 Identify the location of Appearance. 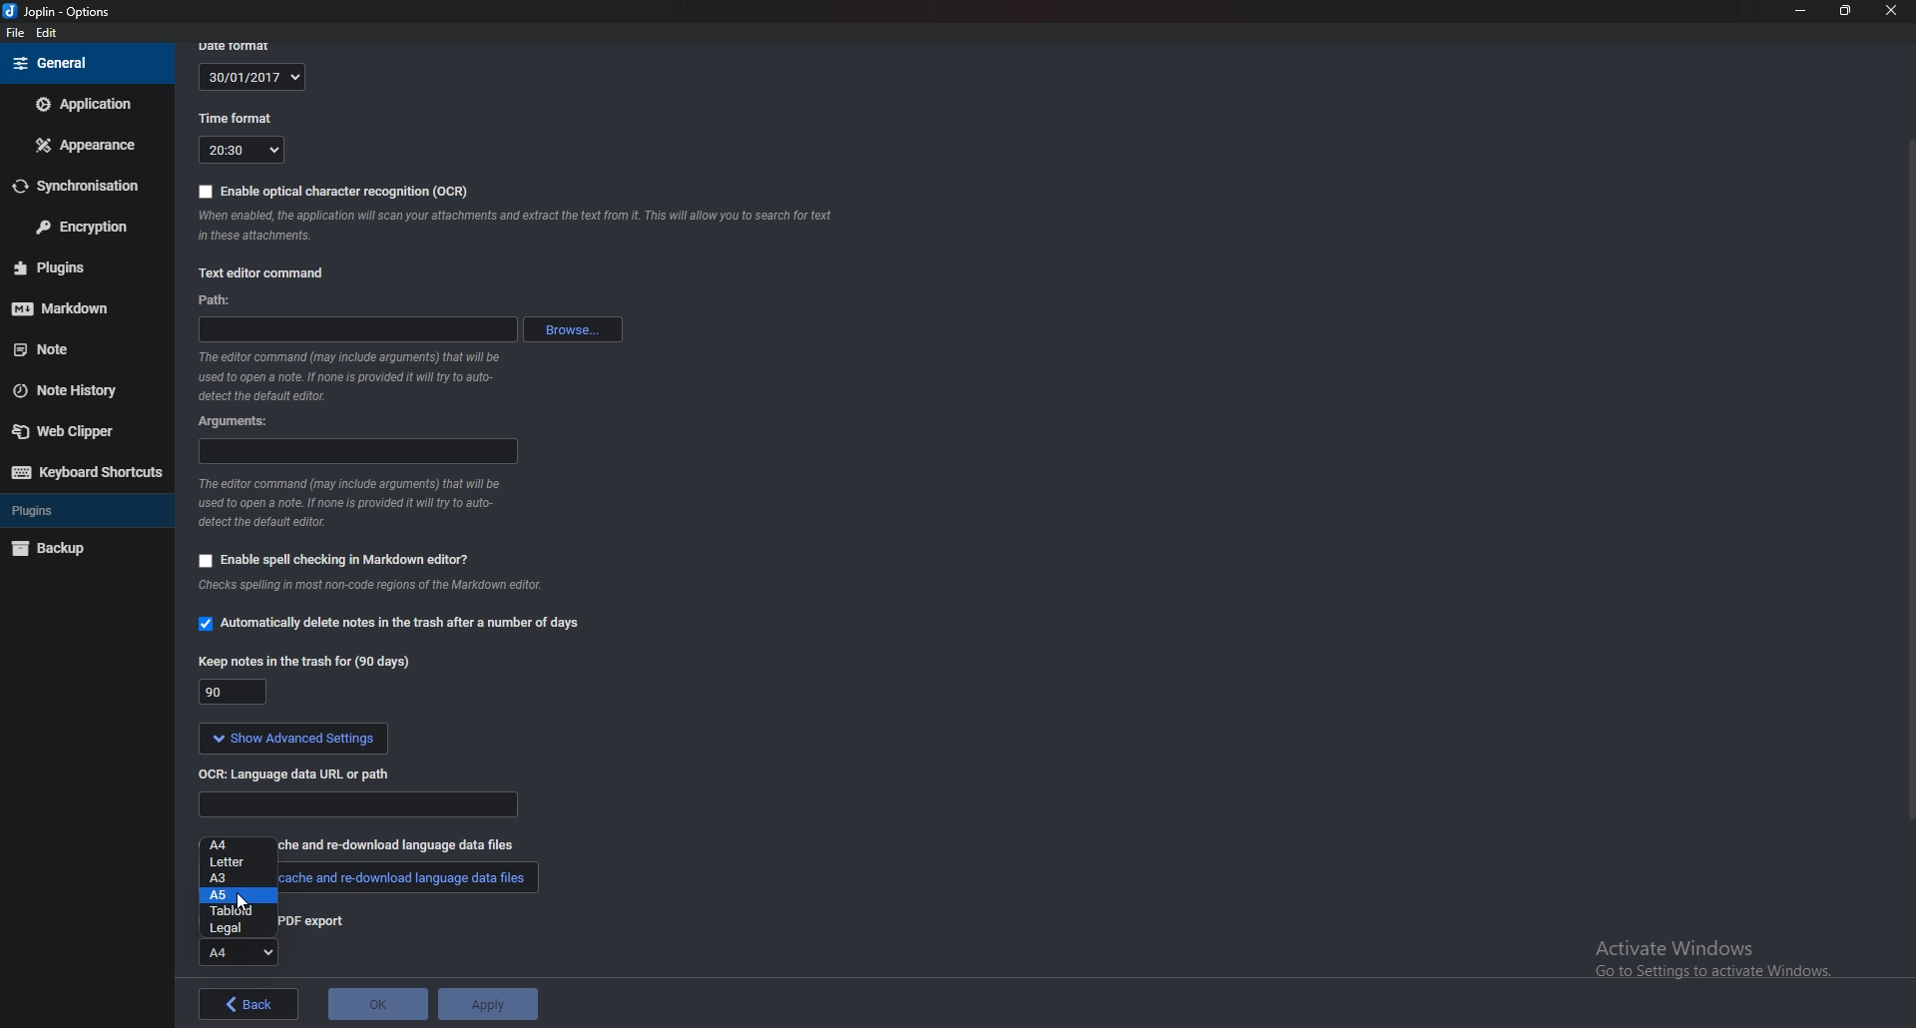
(82, 146).